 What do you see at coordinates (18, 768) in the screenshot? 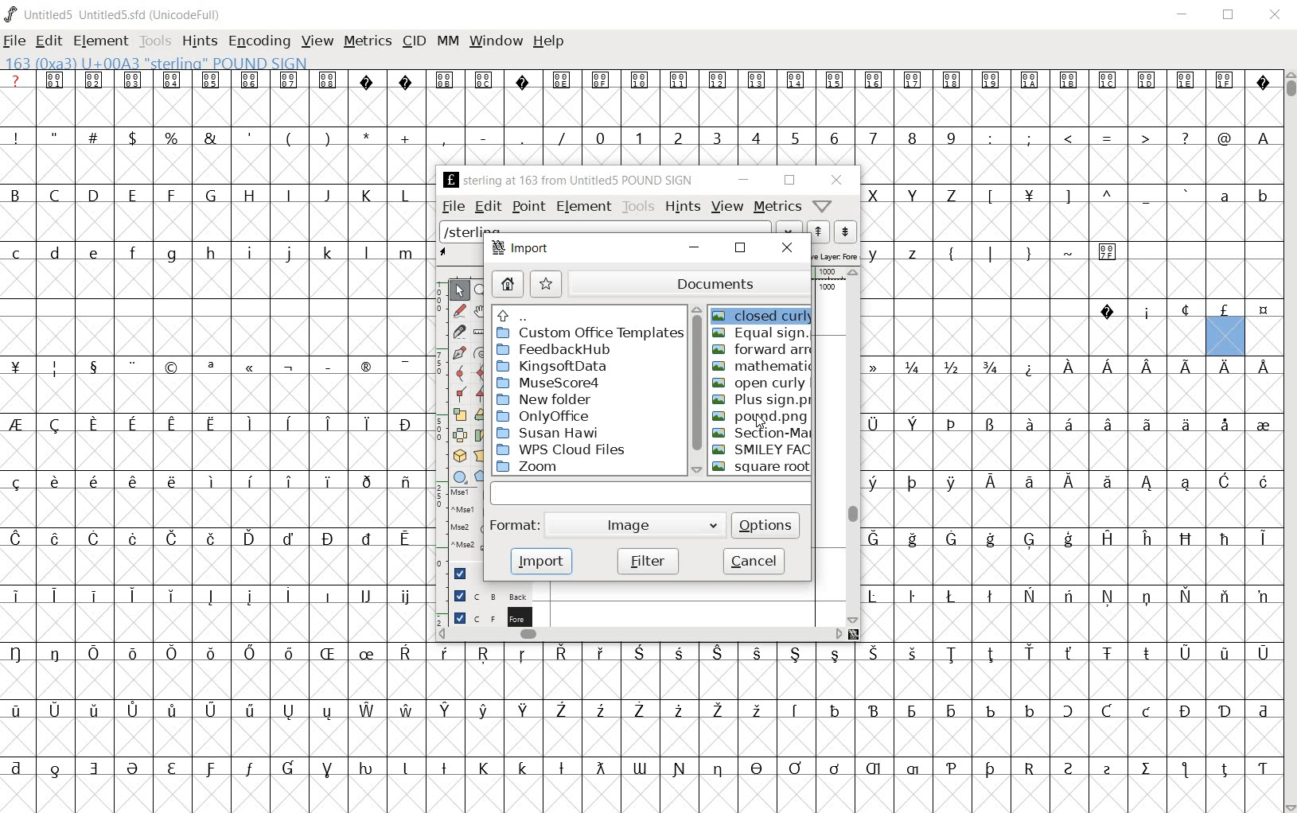
I see `Symbol` at bounding box center [18, 768].